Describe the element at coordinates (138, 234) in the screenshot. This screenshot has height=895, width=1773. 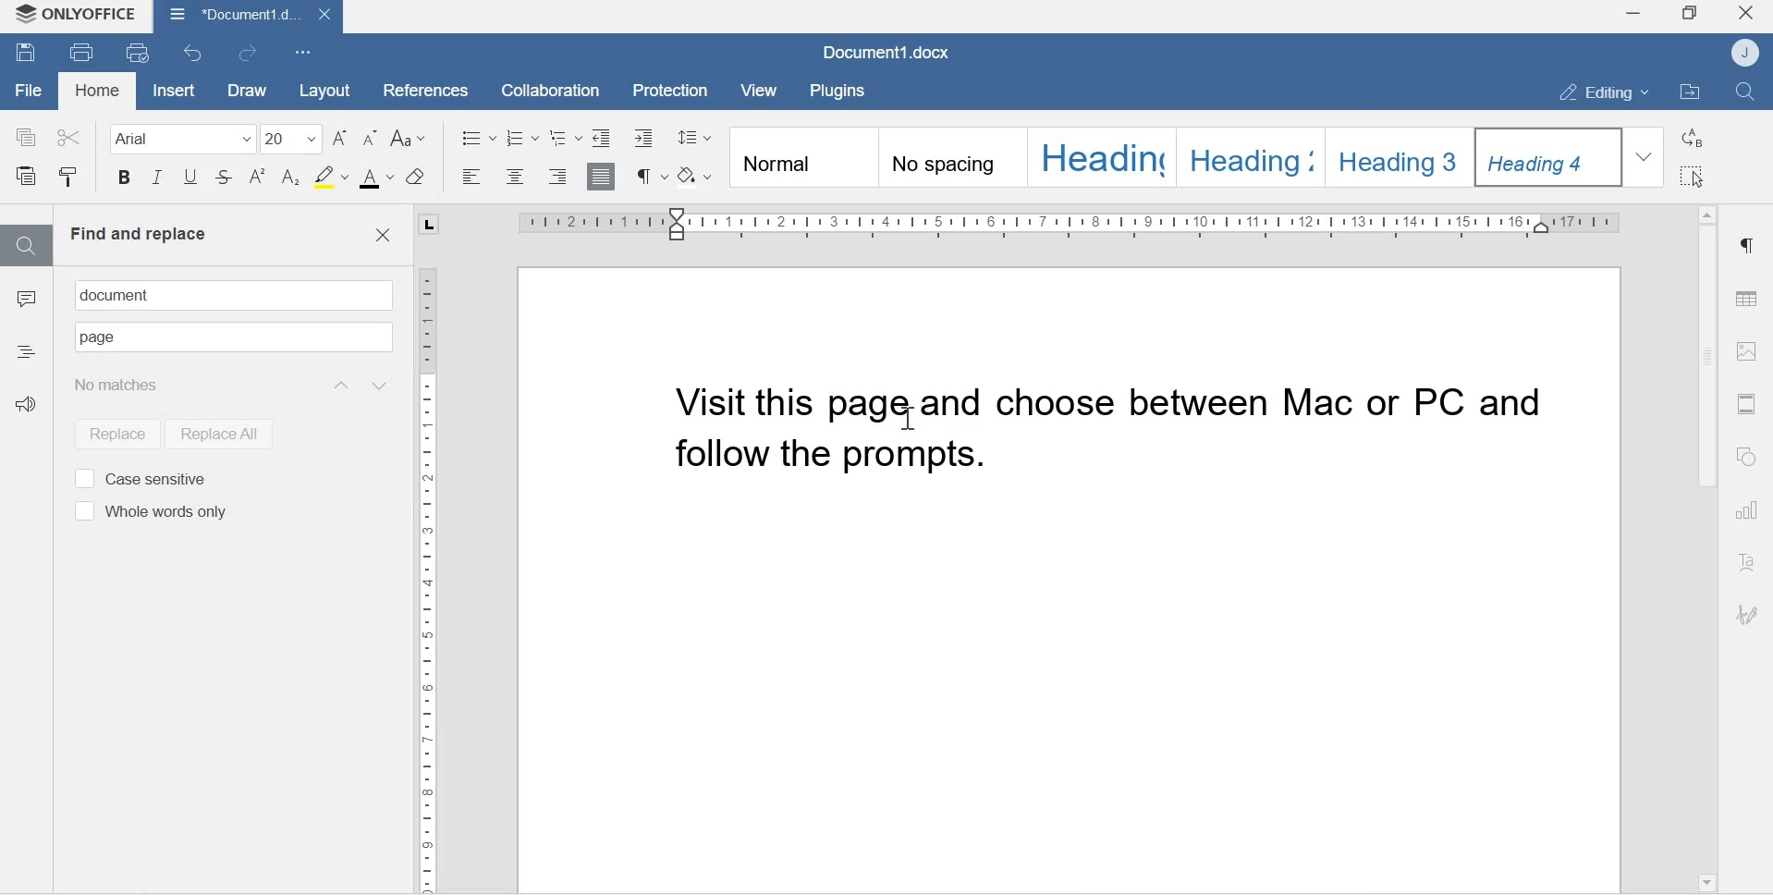
I see `Find and replace` at that location.